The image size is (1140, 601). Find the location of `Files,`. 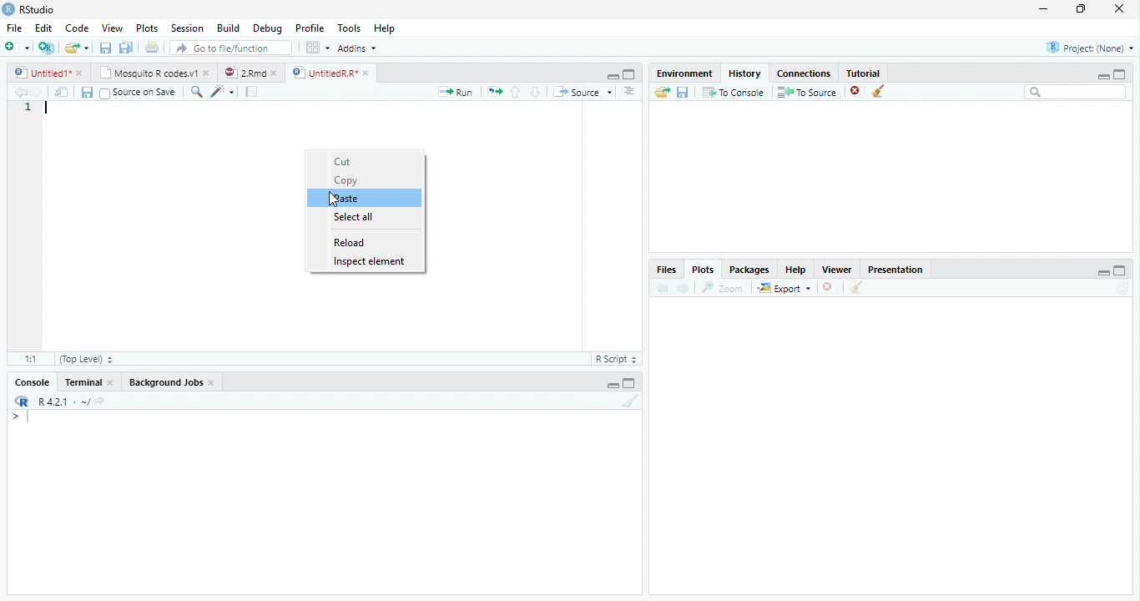

Files, is located at coordinates (663, 270).